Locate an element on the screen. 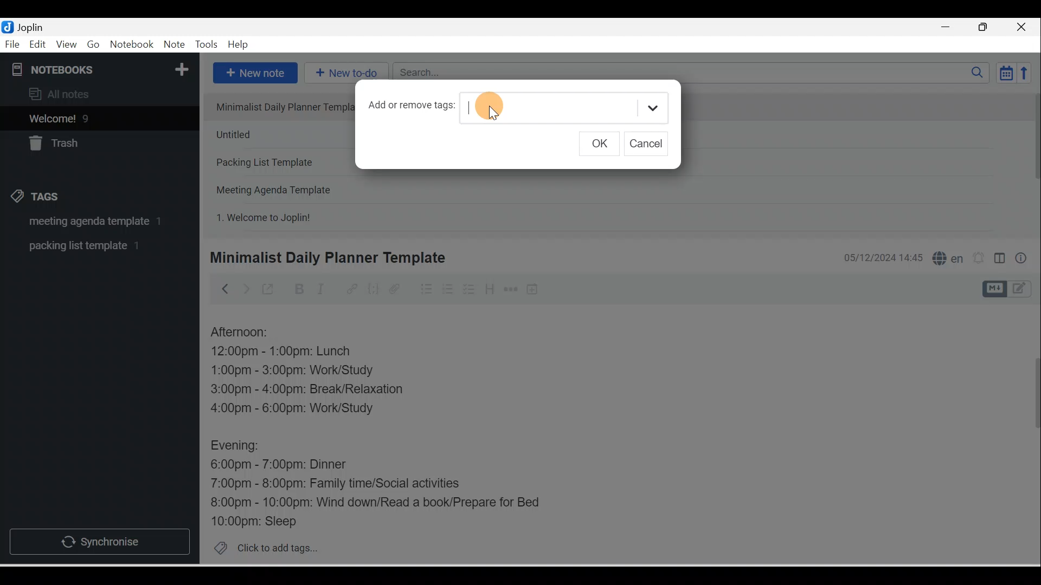  1:00pm - 3:00pm: Work/Study is located at coordinates (292, 371).